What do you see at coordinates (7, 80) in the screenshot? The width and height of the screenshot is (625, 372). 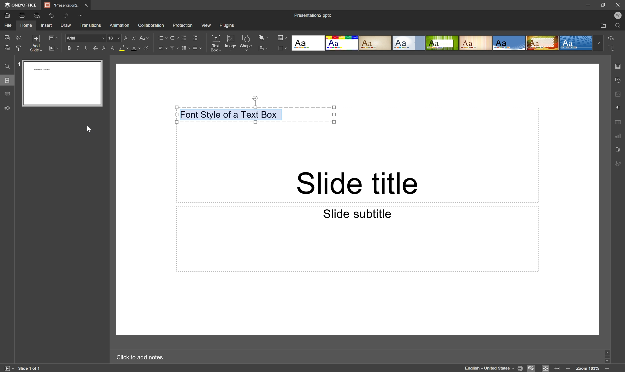 I see `Slides` at bounding box center [7, 80].